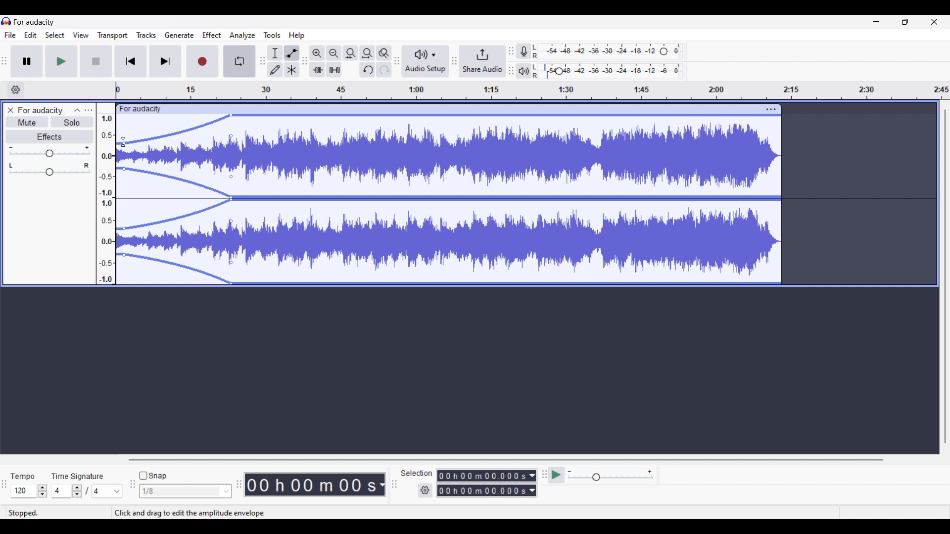 The width and height of the screenshot is (950, 534). What do you see at coordinates (88, 491) in the screenshot?
I see `Time signature settings` at bounding box center [88, 491].